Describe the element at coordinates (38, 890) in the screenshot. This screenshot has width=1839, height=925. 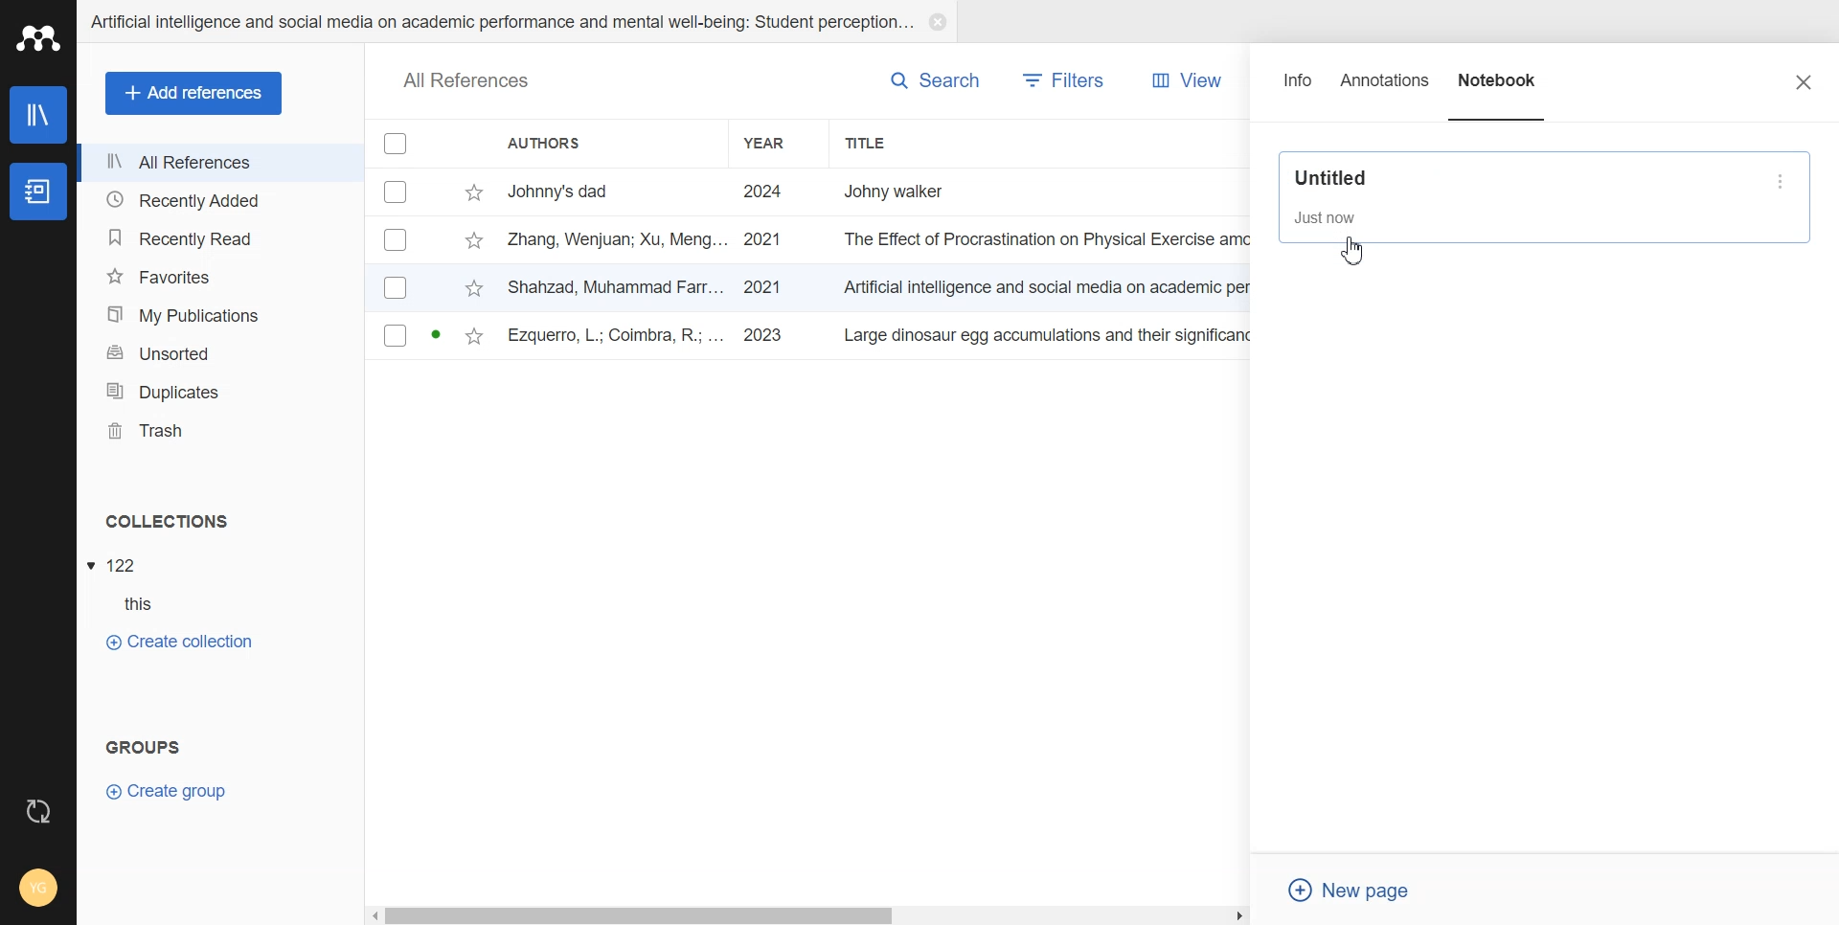
I see `Account` at that location.